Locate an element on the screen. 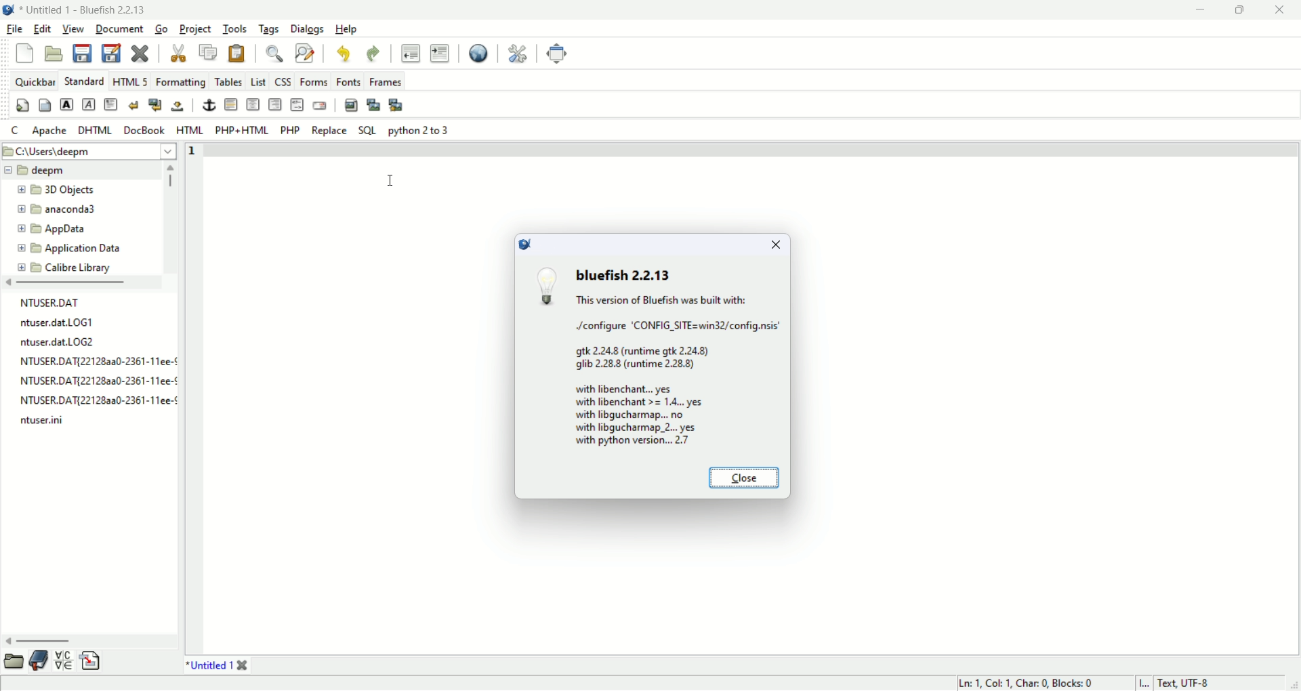 The height and width of the screenshot is (691, 1301). version number is located at coordinates (624, 276).